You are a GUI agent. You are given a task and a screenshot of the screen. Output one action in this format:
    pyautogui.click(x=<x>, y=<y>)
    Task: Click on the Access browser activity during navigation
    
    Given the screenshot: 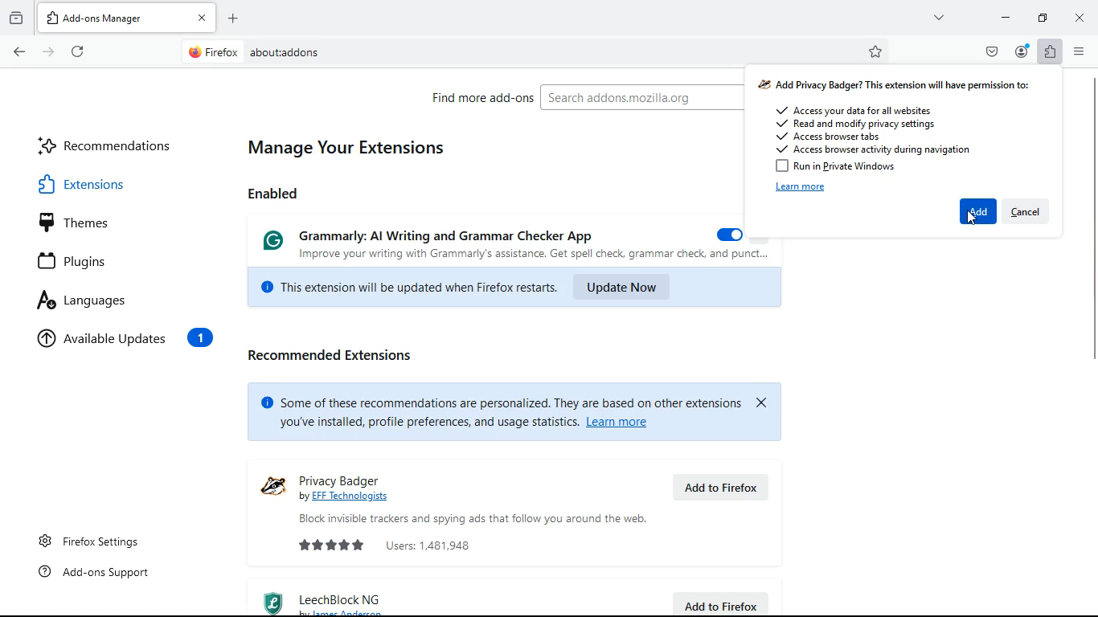 What is the action you would take?
    pyautogui.click(x=879, y=150)
    